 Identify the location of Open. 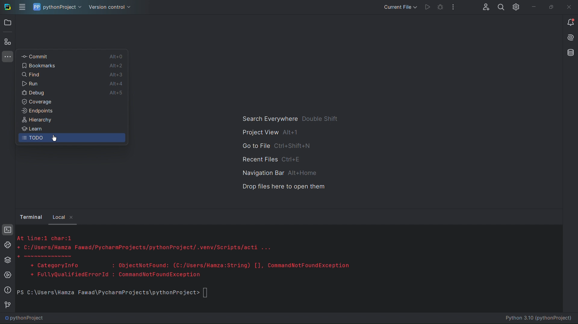
(8, 23).